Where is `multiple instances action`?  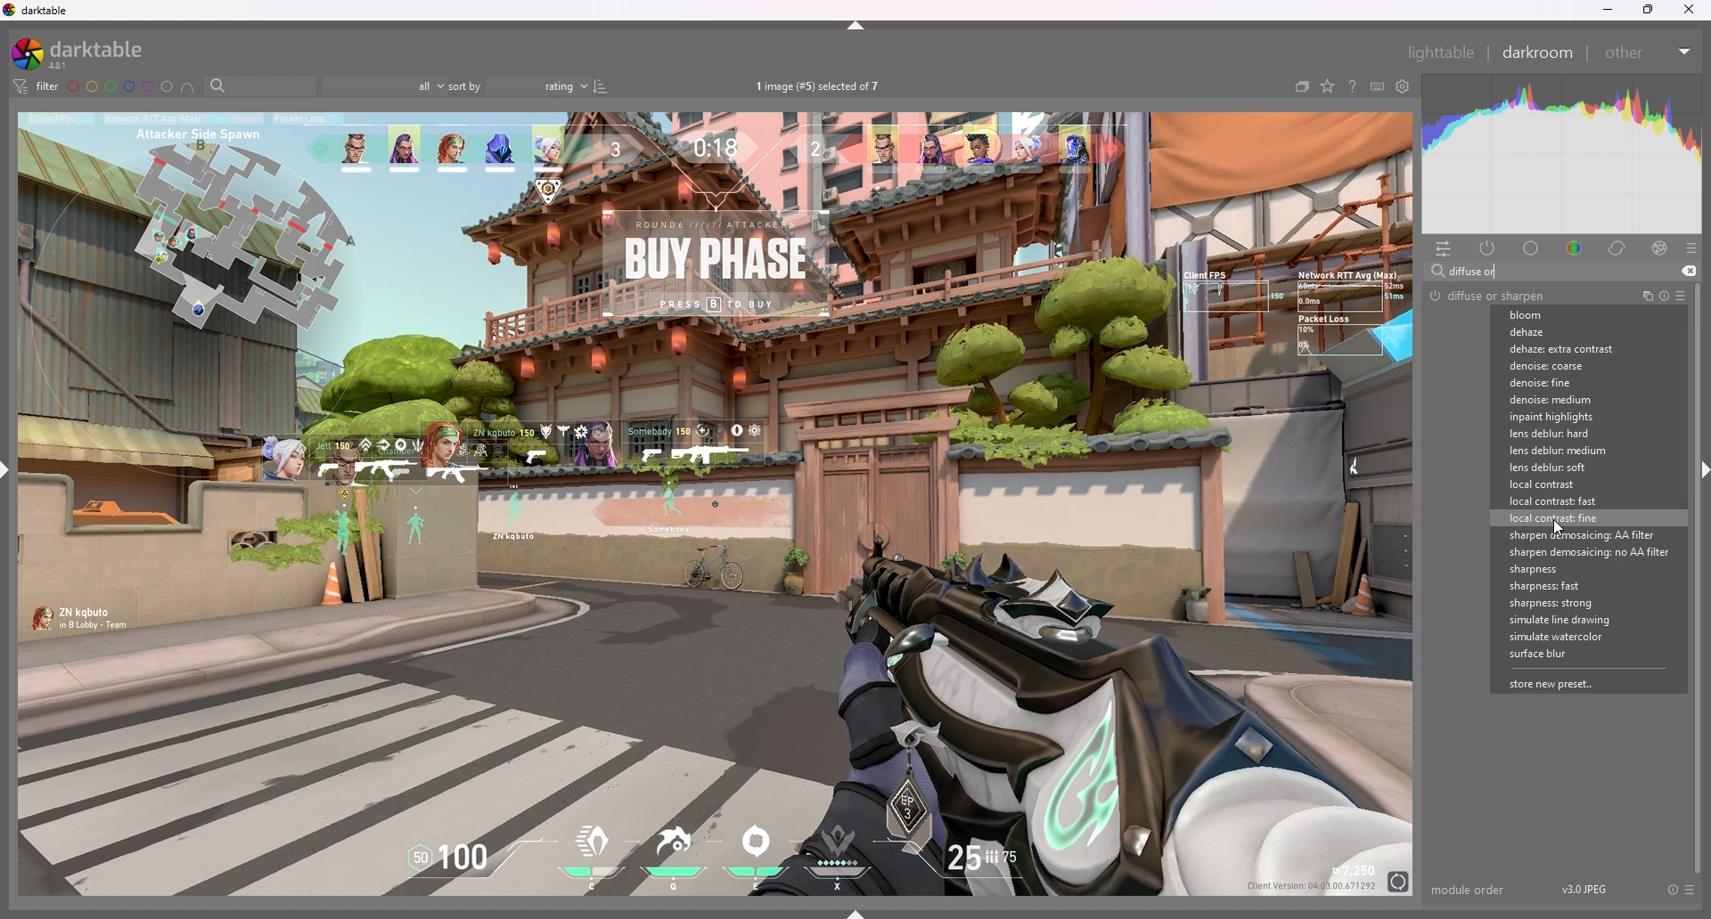
multiple instances action is located at coordinates (1642, 297).